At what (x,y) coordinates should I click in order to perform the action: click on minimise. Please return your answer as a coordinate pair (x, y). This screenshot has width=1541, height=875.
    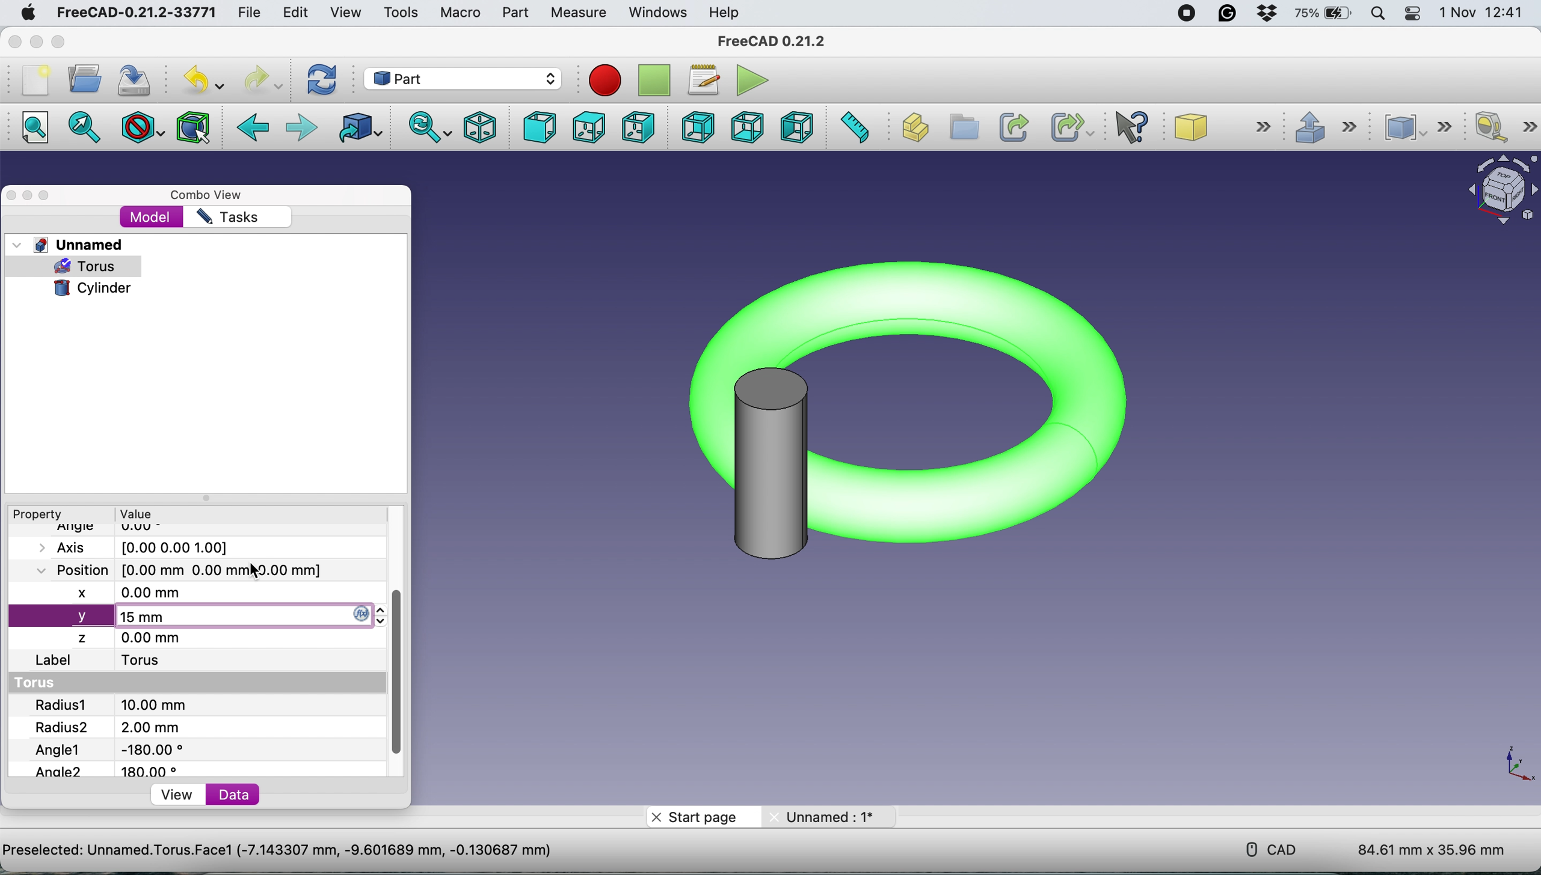
    Looking at the image, I should click on (33, 43).